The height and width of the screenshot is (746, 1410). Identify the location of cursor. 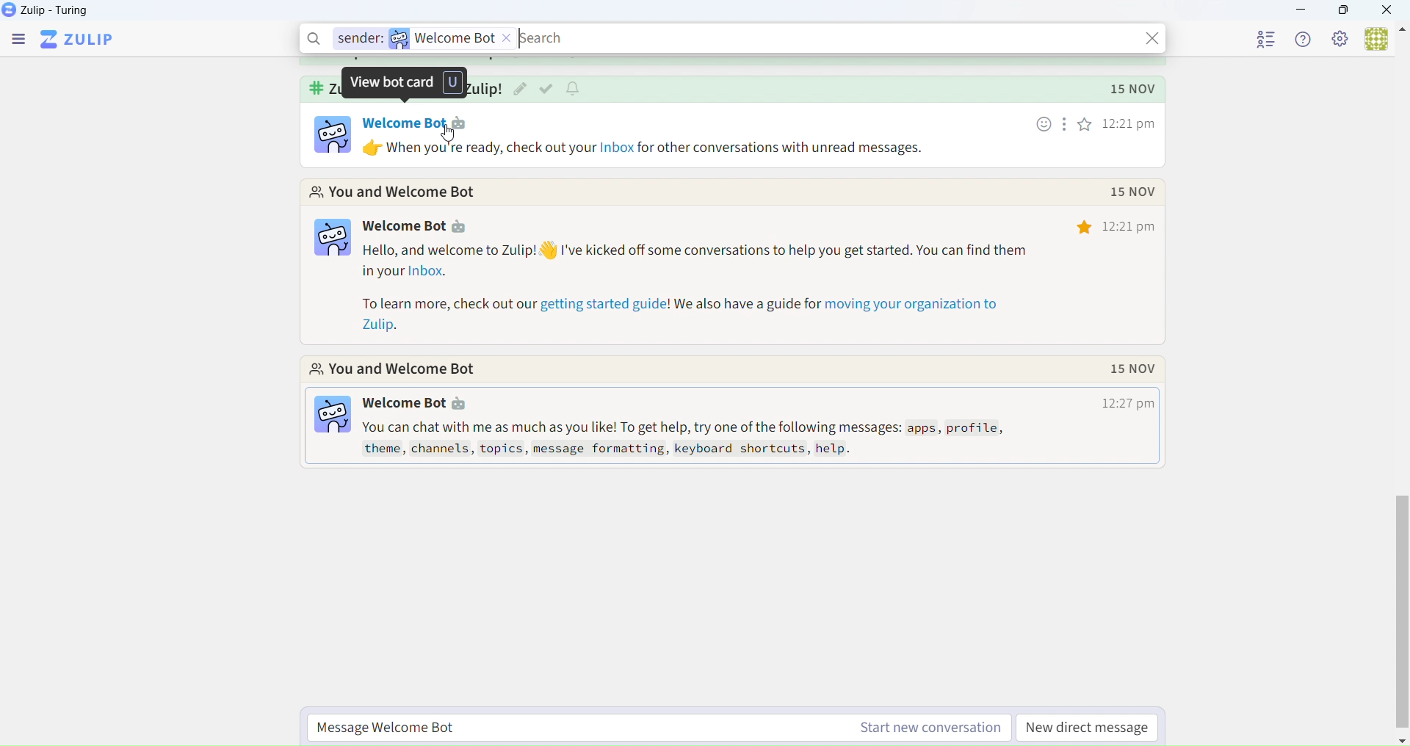
(453, 137).